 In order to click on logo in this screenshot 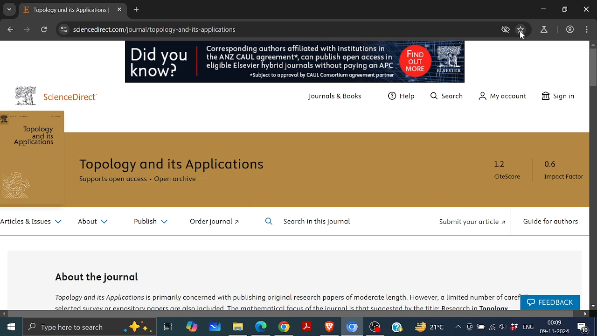, I will do `click(20, 187)`.